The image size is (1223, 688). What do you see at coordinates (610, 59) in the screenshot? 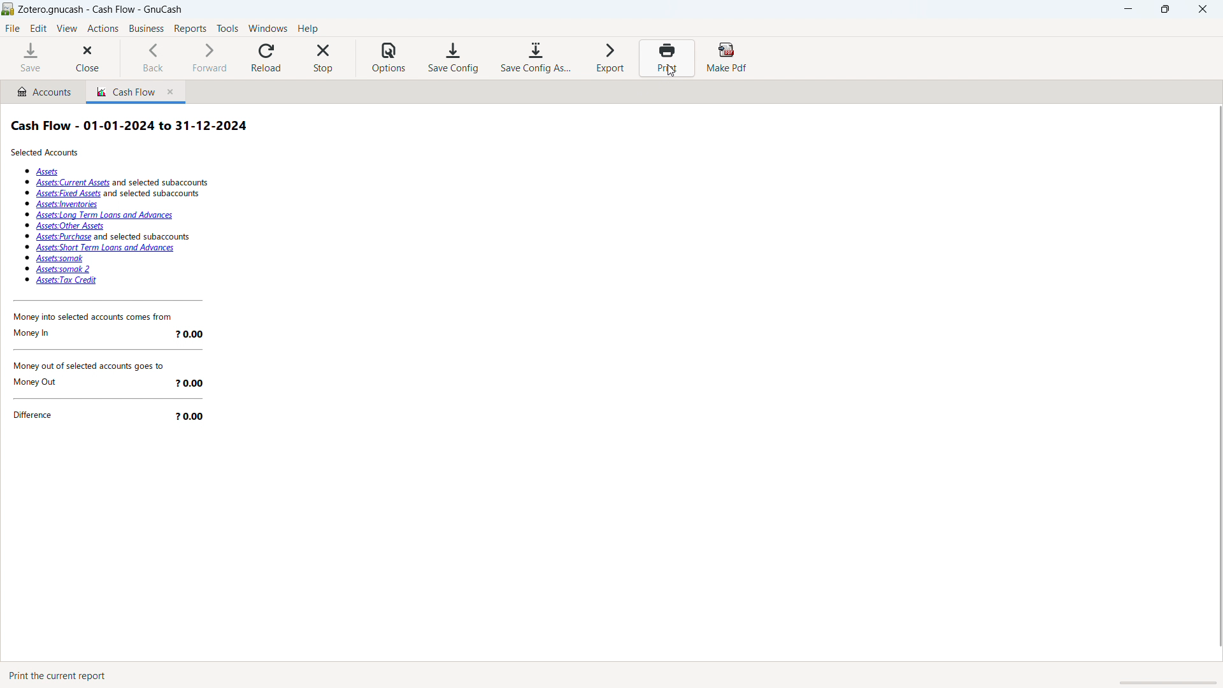
I see `export` at bounding box center [610, 59].